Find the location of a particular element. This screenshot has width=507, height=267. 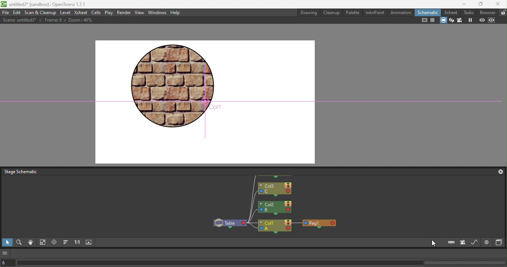

Animation is located at coordinates (401, 13).